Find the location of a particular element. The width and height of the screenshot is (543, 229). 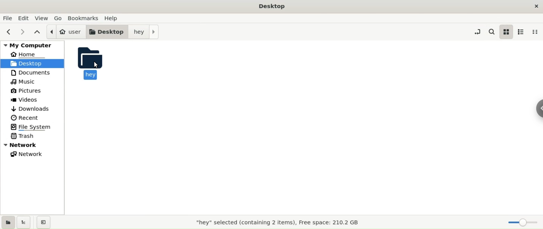

user is located at coordinates (65, 31).